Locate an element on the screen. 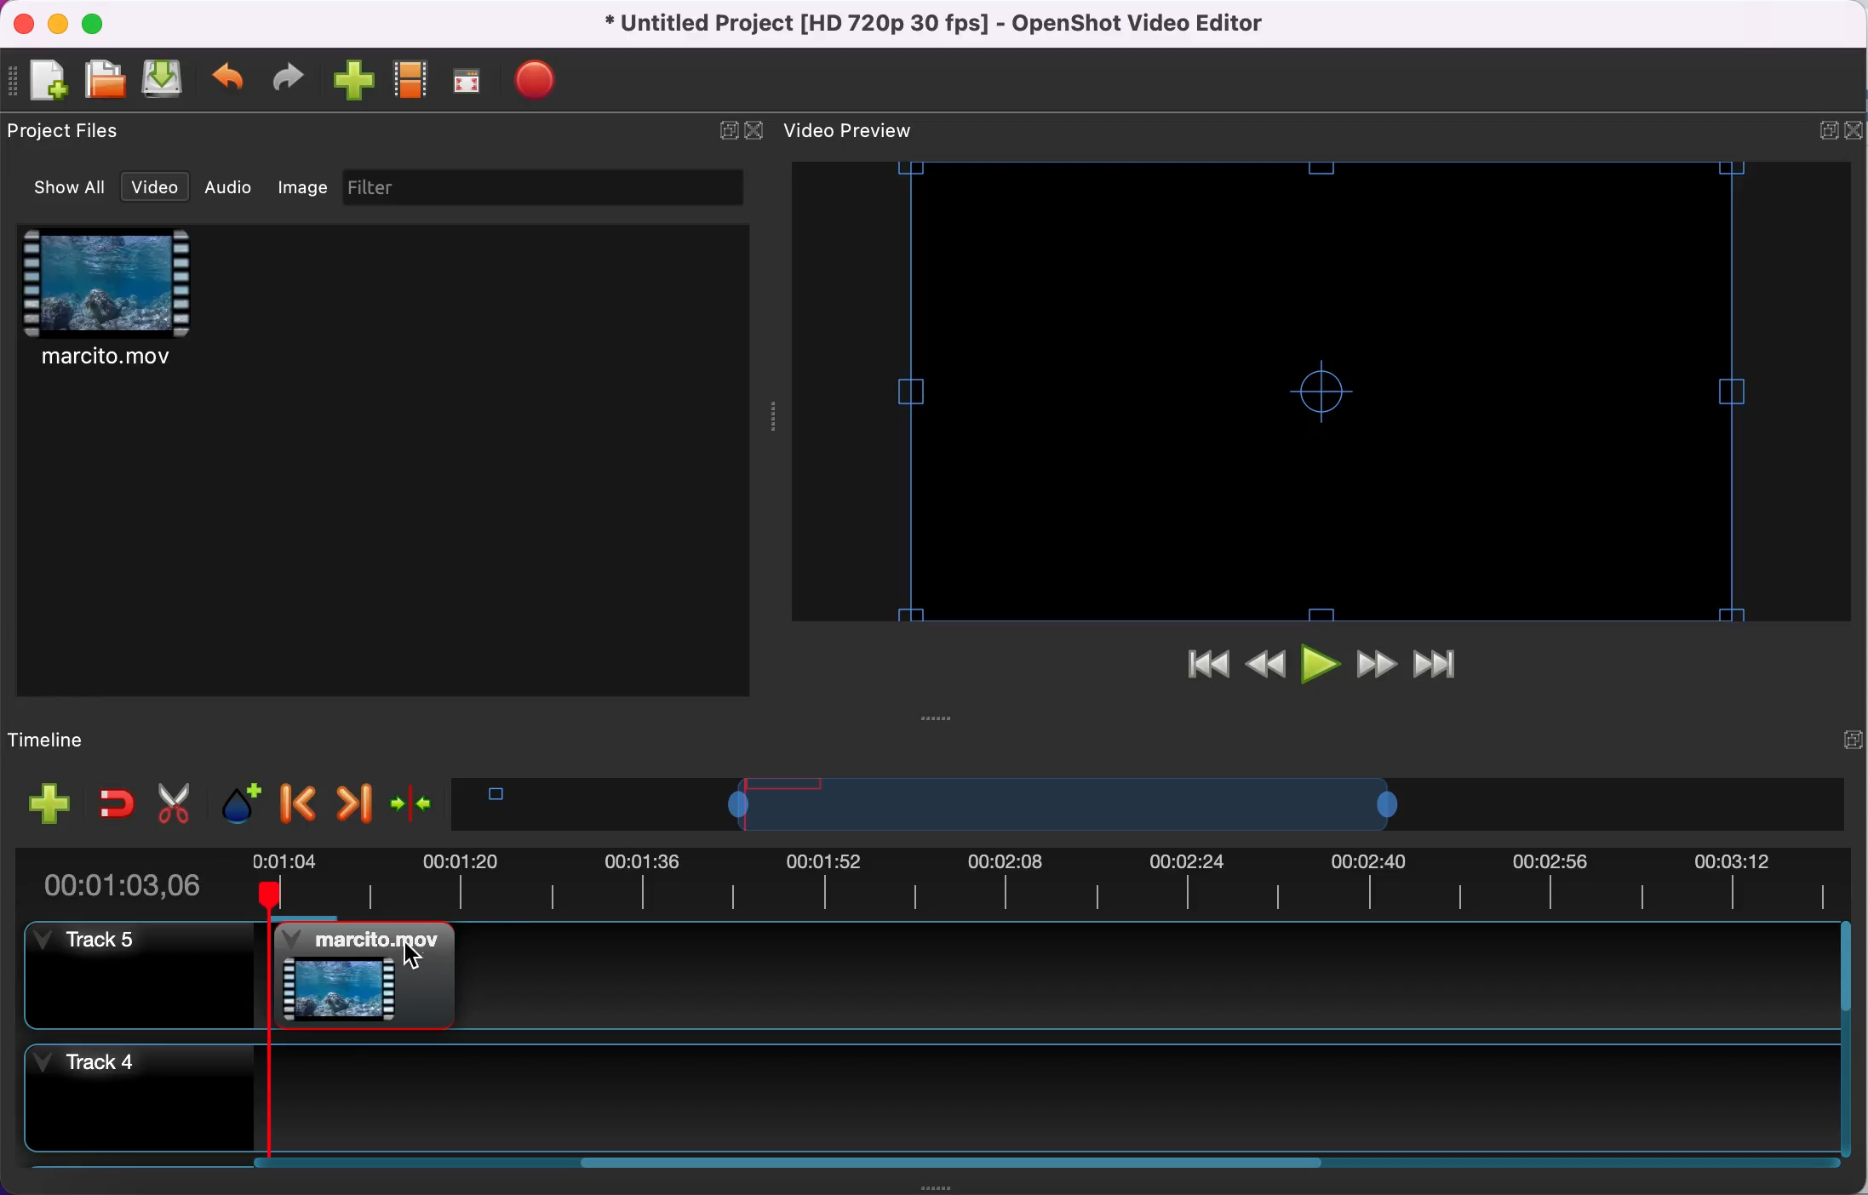  duration is located at coordinates (930, 885).